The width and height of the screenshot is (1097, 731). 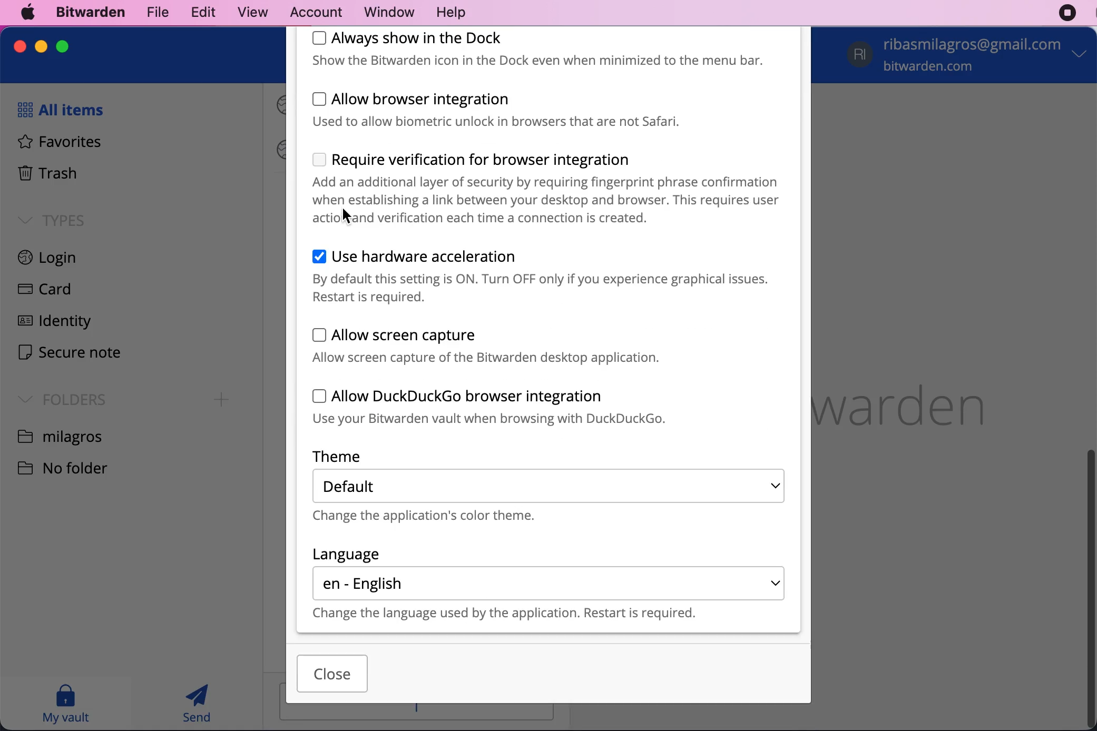 What do you see at coordinates (62, 436) in the screenshot?
I see `folder name` at bounding box center [62, 436].